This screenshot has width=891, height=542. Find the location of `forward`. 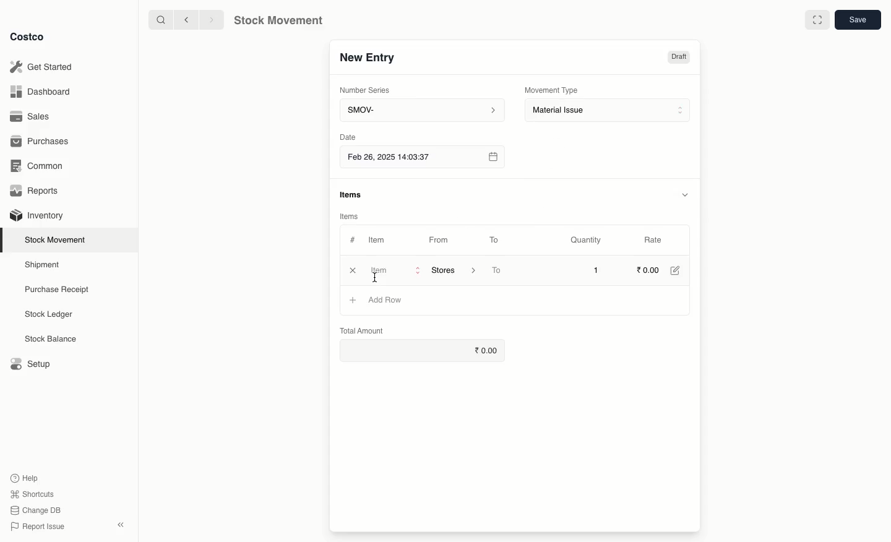

forward is located at coordinates (209, 19).